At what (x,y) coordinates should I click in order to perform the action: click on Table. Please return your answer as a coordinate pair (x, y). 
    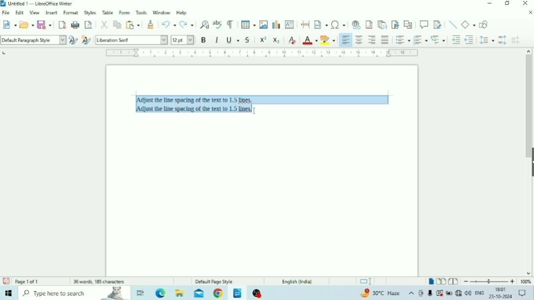
    Looking at the image, I should click on (108, 12).